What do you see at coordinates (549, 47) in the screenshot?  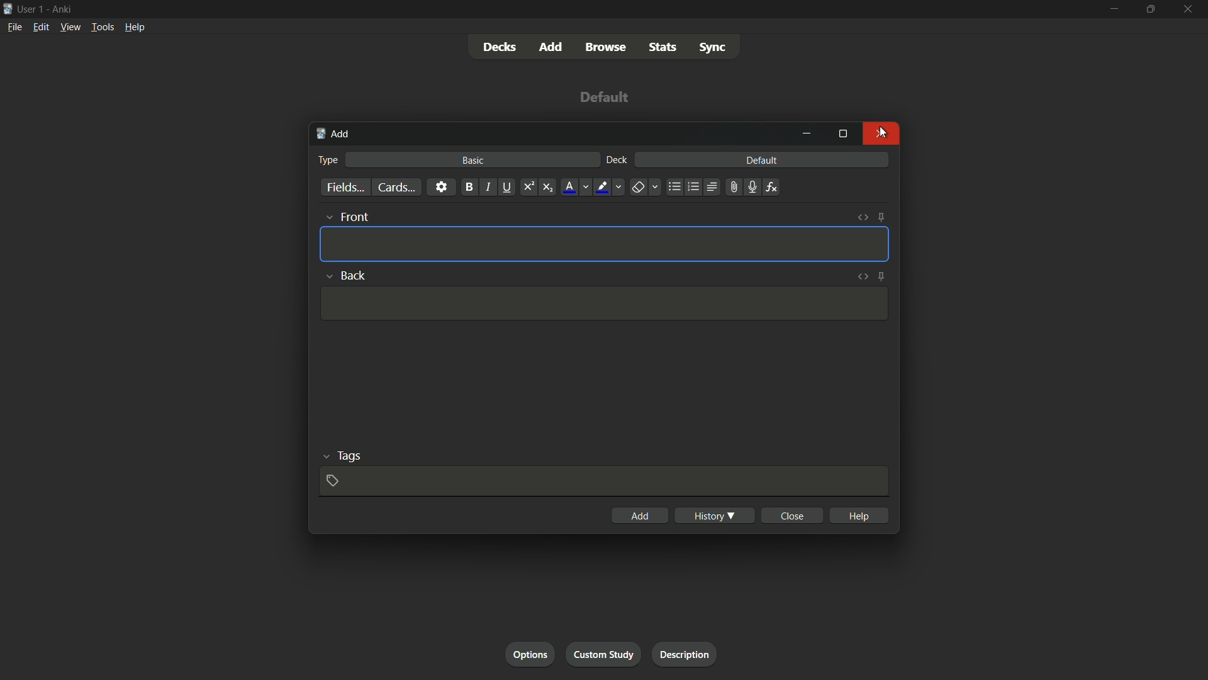 I see `add` at bounding box center [549, 47].